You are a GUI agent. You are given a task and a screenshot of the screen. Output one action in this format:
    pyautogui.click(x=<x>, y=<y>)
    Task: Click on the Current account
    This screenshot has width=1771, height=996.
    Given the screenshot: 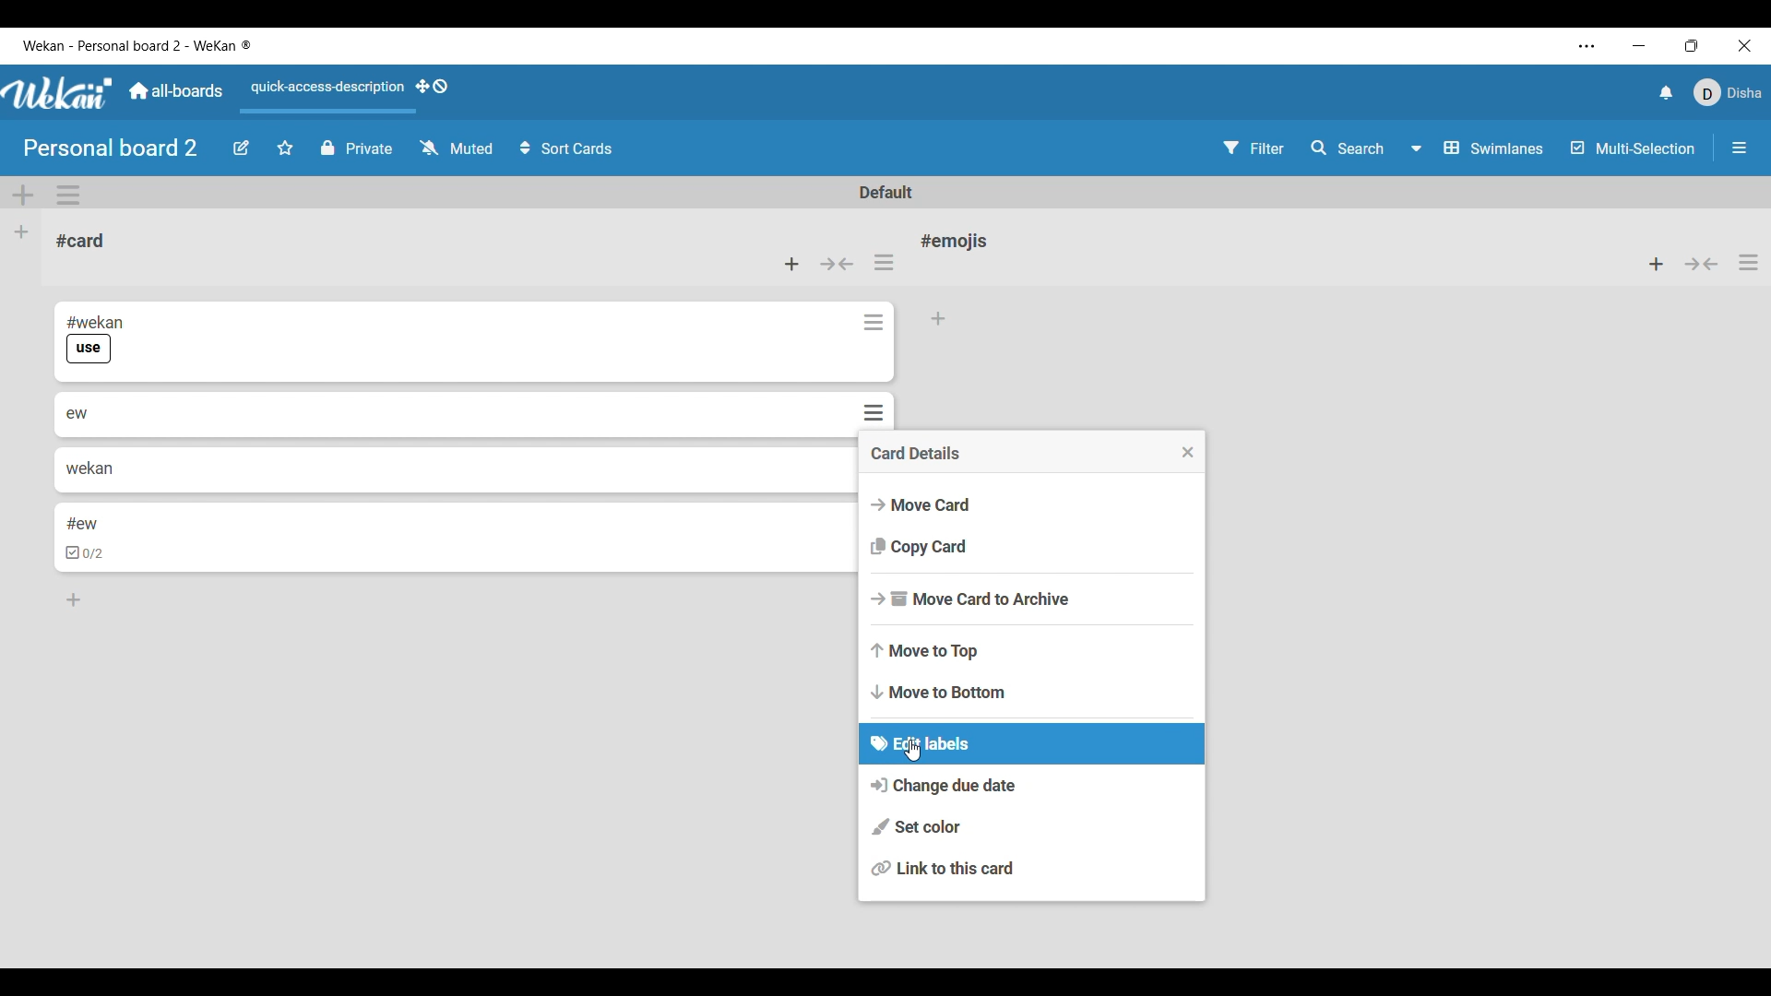 What is the action you would take?
    pyautogui.click(x=1727, y=92)
    